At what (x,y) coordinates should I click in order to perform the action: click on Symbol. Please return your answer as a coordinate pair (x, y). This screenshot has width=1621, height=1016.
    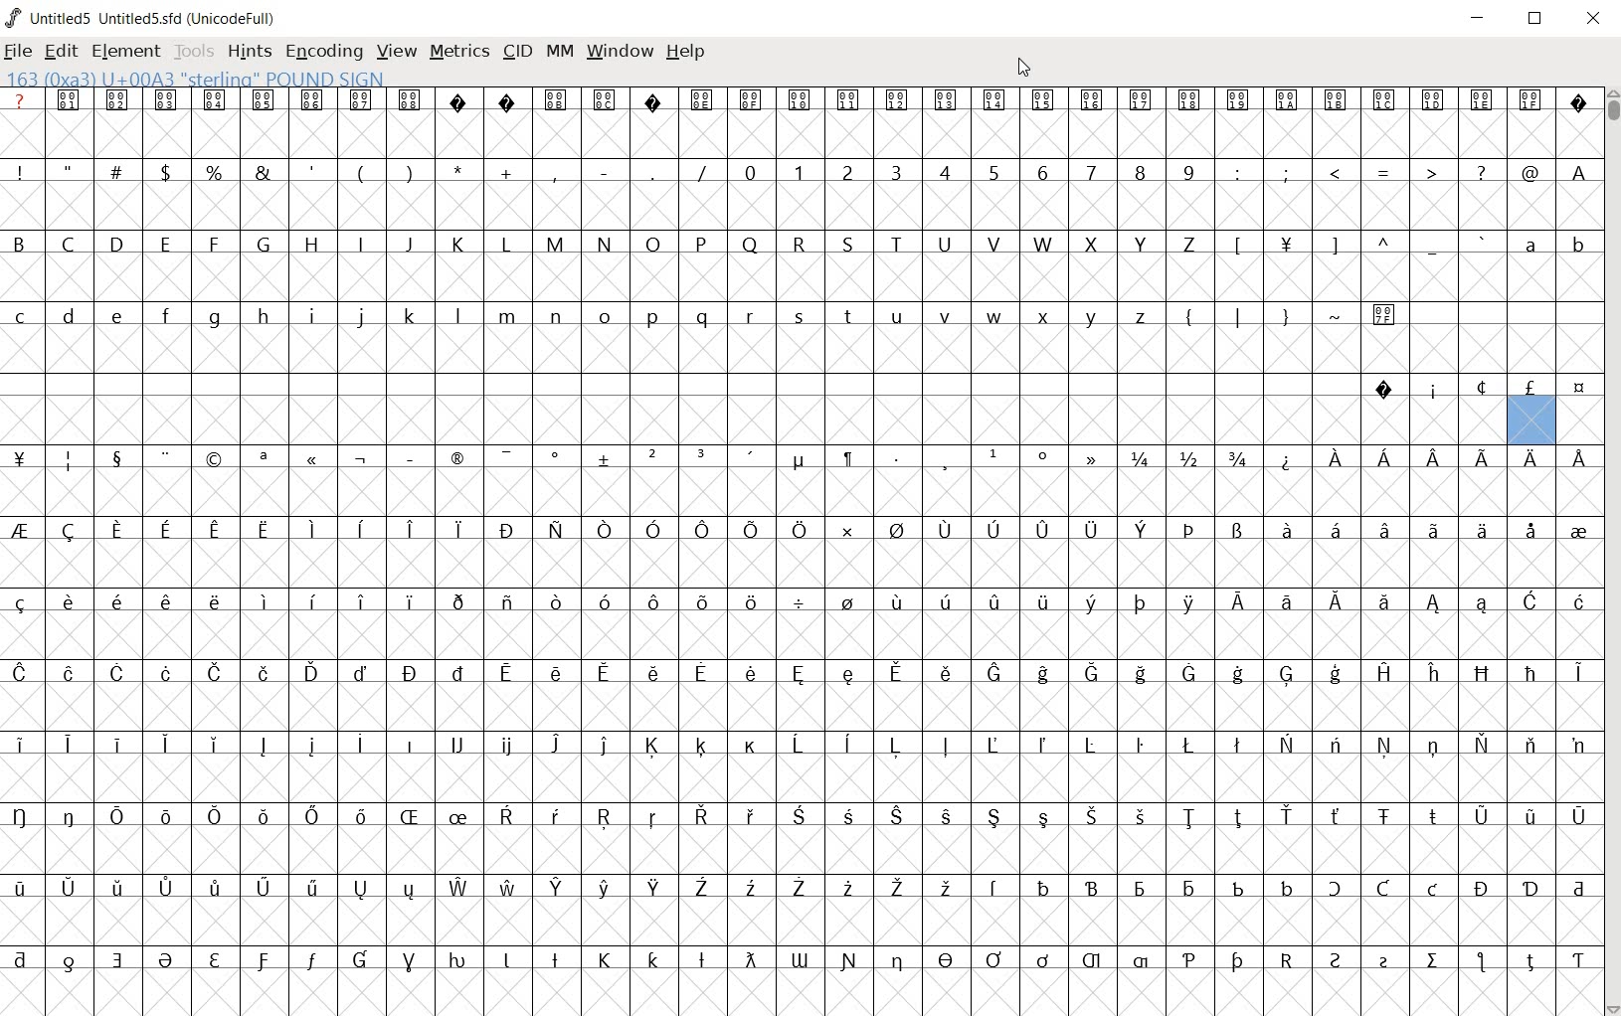
    Looking at the image, I should click on (848, 960).